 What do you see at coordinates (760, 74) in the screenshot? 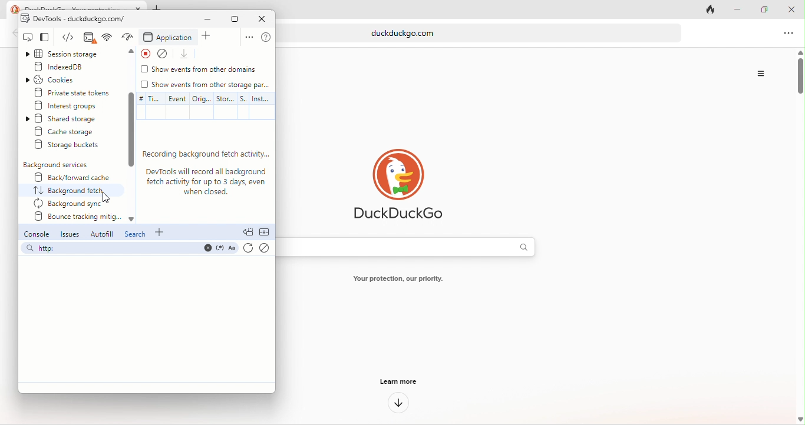
I see `Options` at bounding box center [760, 74].